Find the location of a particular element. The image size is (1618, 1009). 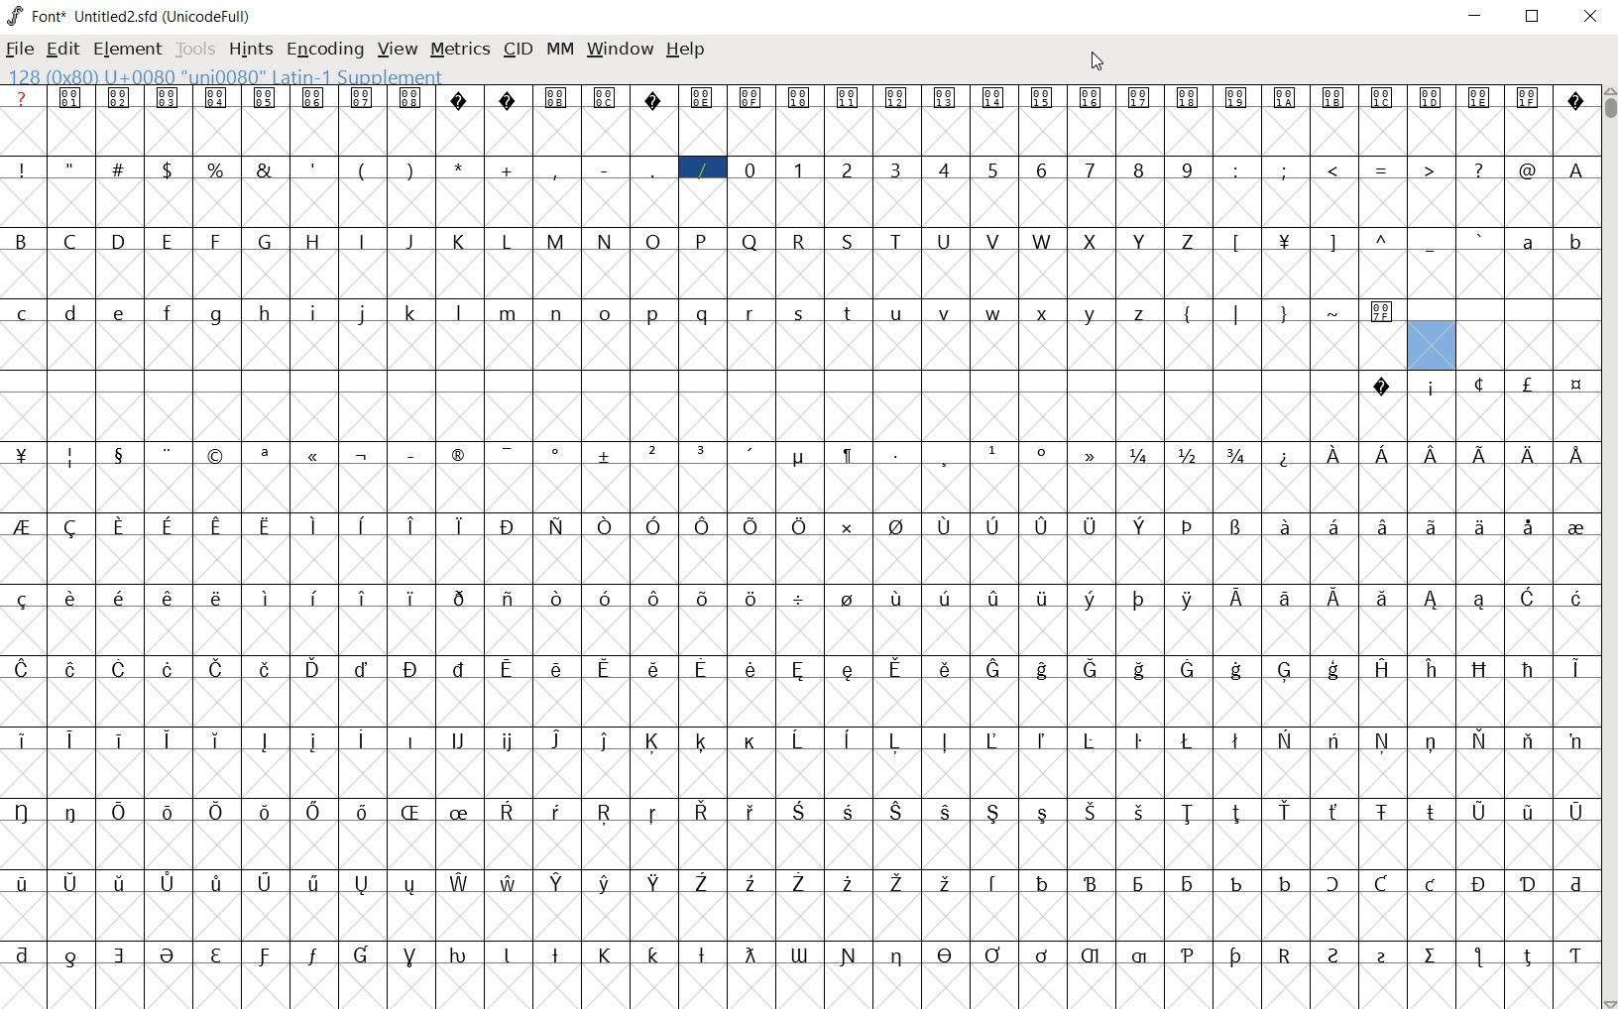

glyph is located at coordinates (559, 670).